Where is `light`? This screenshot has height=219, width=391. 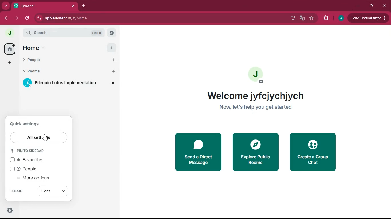
light is located at coordinates (53, 192).